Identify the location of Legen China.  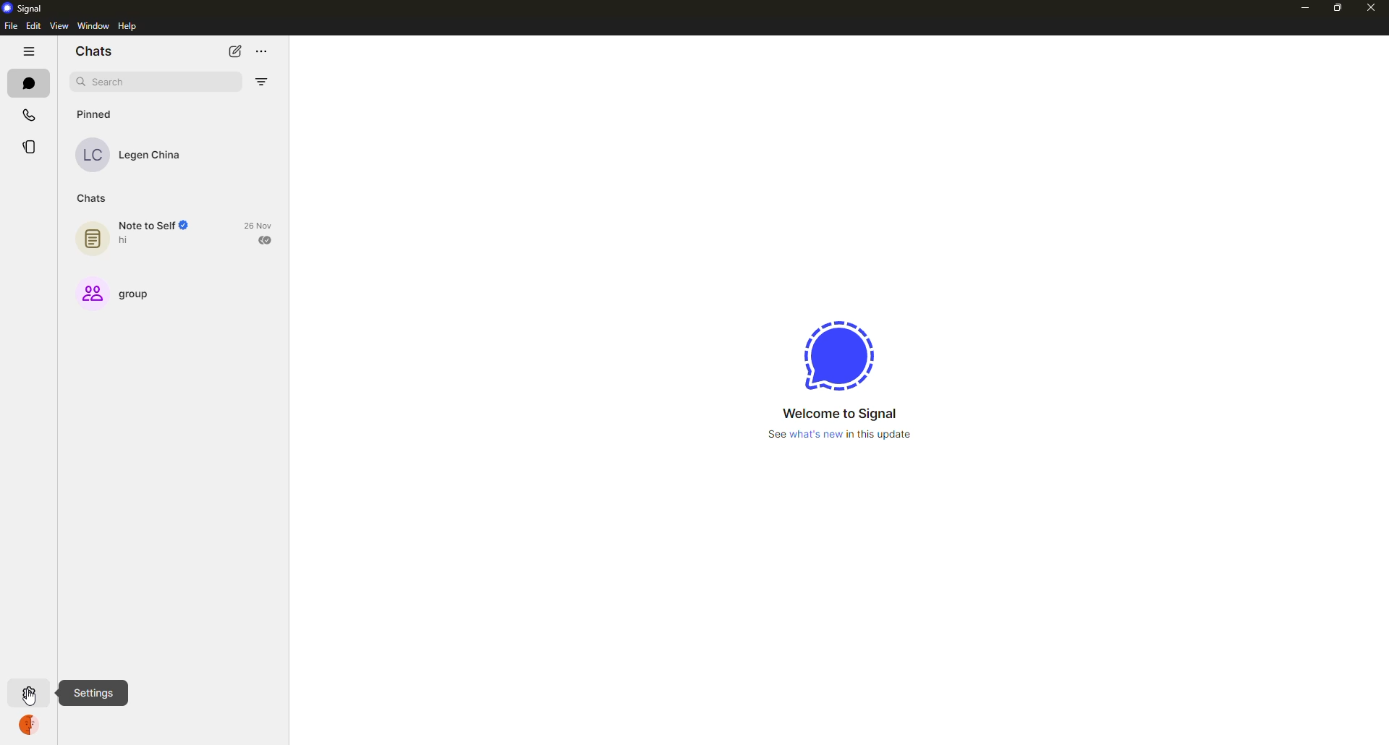
(154, 156).